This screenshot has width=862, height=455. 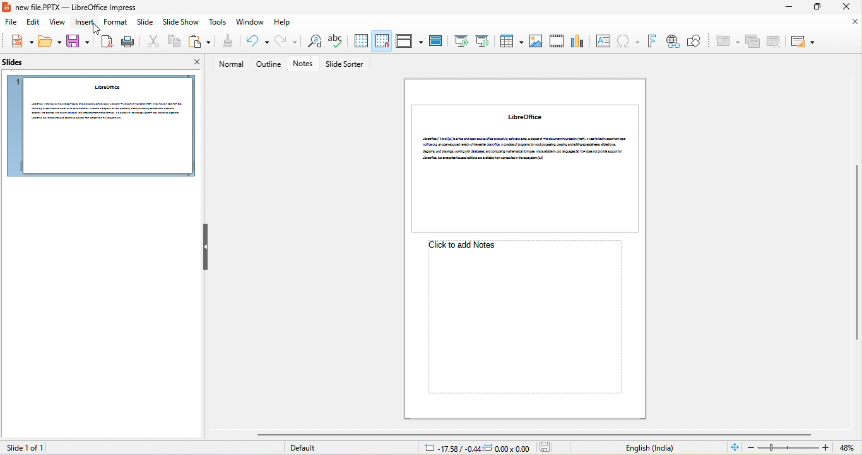 What do you see at coordinates (73, 7) in the screenshot?
I see ` new file.PPTX — LibreOffice Impress` at bounding box center [73, 7].